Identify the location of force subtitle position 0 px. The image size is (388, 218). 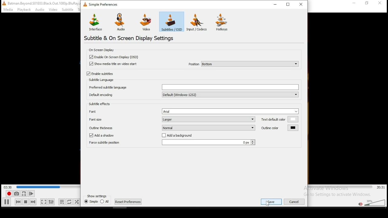
(171, 142).